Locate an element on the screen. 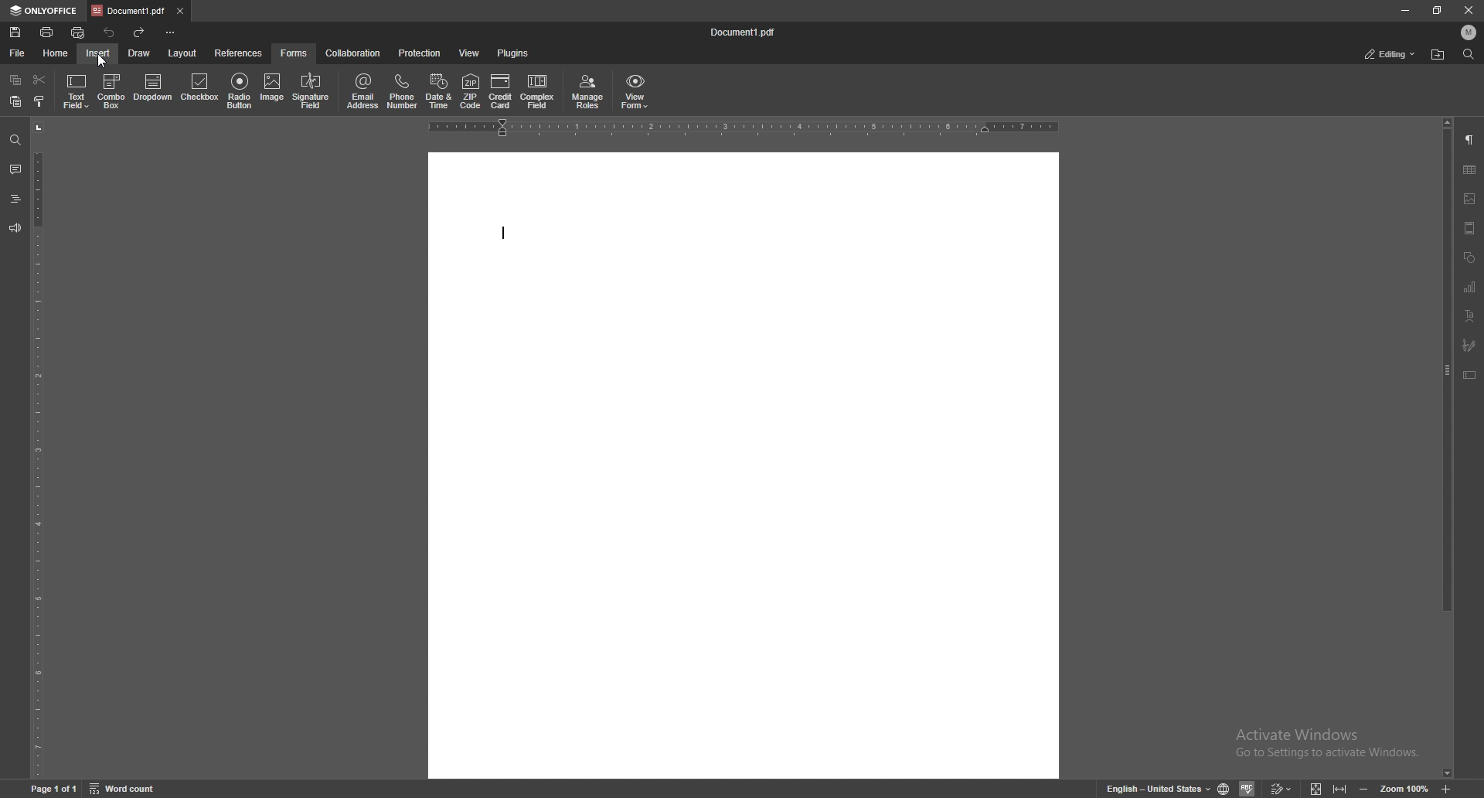 The width and height of the screenshot is (1484, 798). paintbrush is located at coordinates (1472, 344).